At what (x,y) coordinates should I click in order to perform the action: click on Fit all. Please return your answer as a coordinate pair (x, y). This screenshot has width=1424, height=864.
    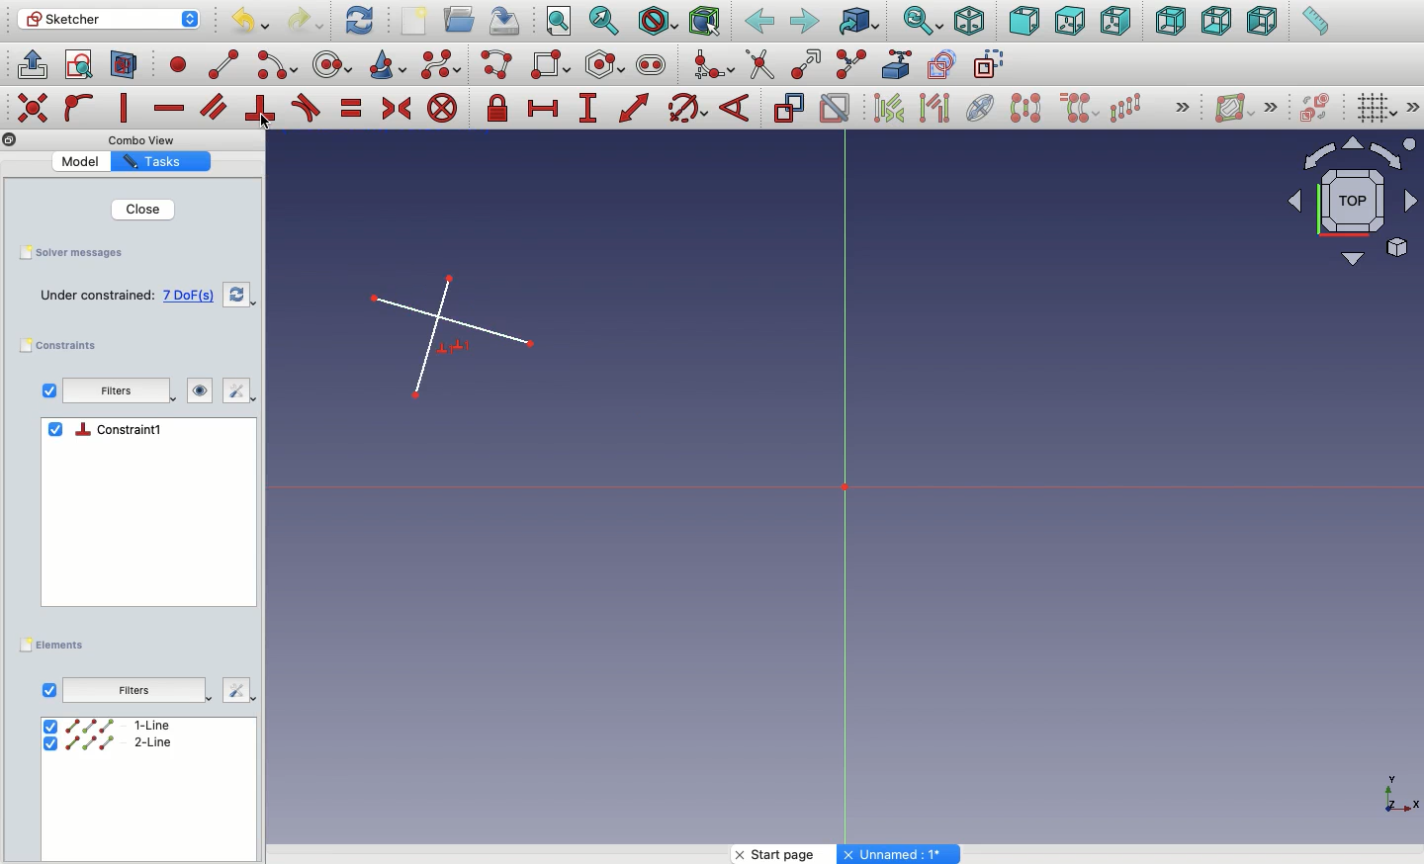
    Looking at the image, I should click on (561, 22).